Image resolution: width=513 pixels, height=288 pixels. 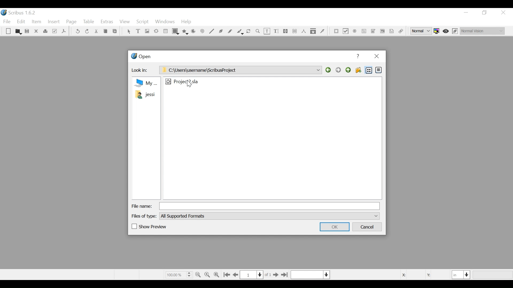 What do you see at coordinates (18, 31) in the screenshot?
I see `Open` at bounding box center [18, 31].